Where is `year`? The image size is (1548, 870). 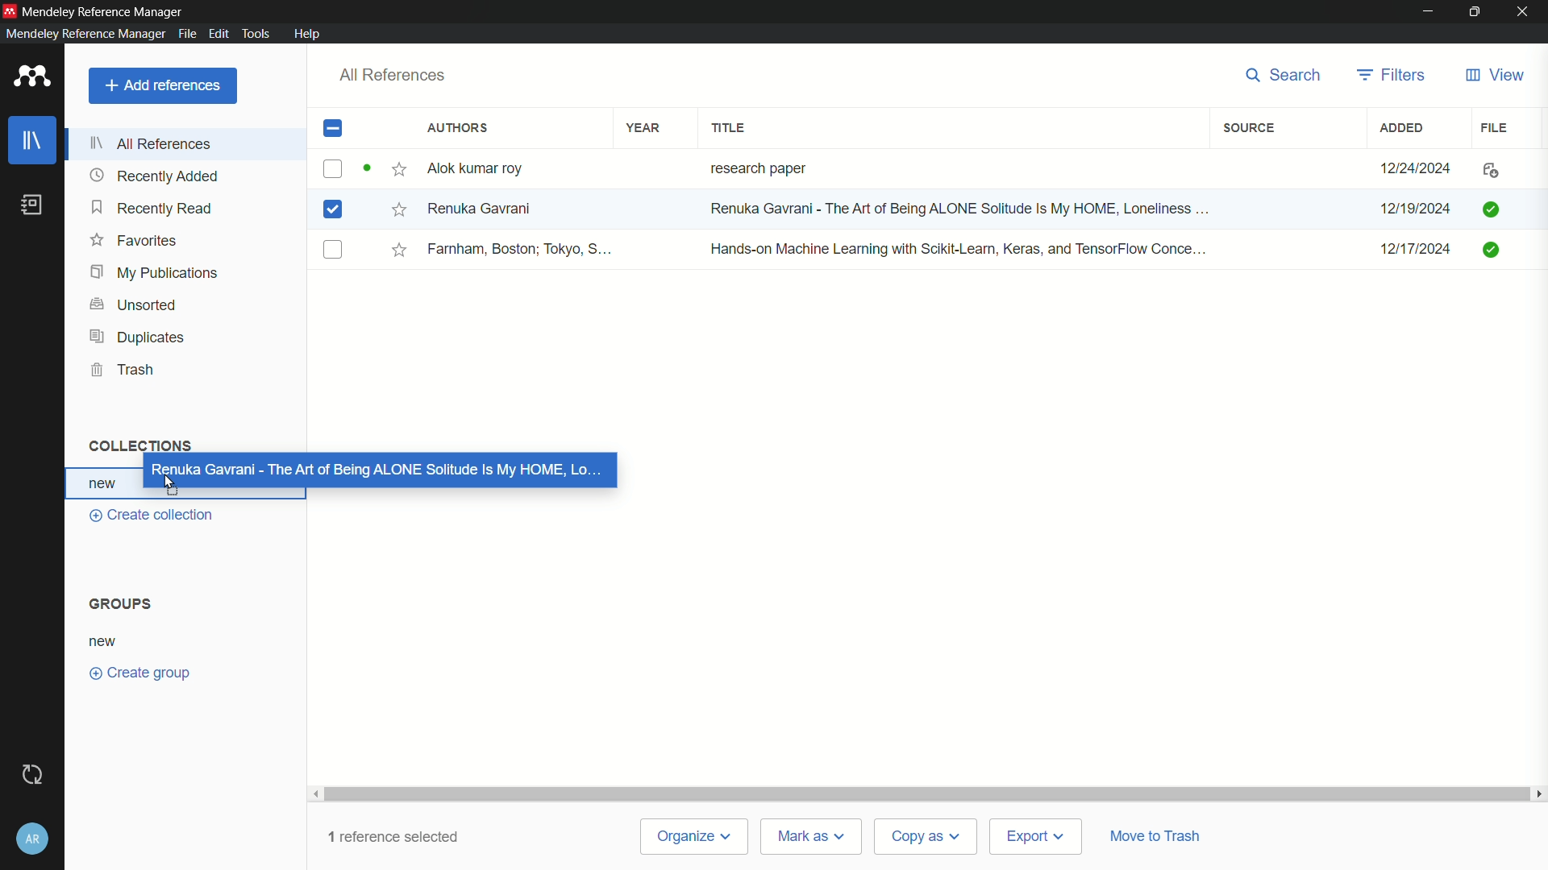
year is located at coordinates (643, 129).